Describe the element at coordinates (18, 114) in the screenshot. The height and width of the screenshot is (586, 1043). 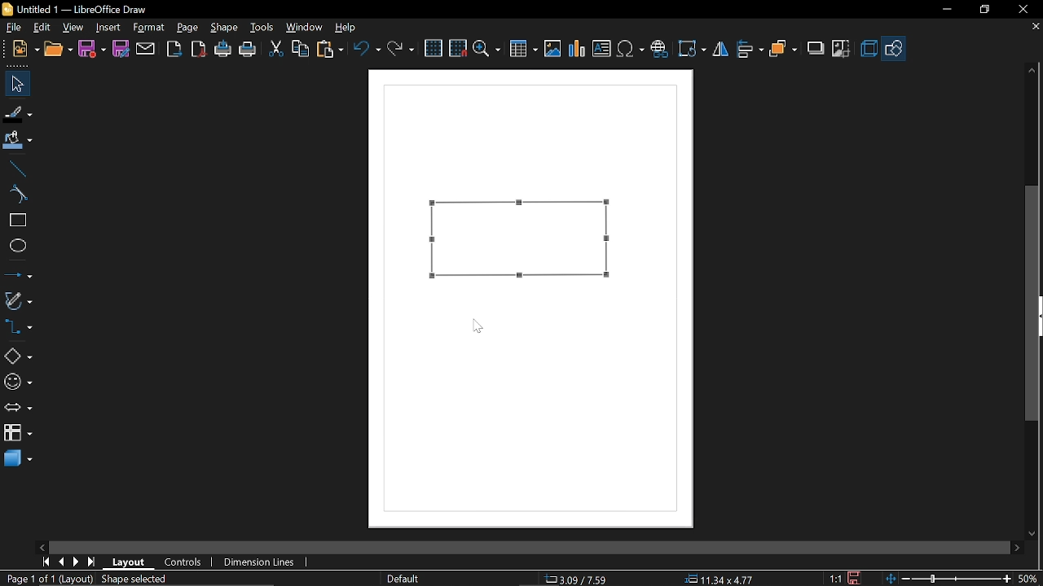
I see `fill line` at that location.